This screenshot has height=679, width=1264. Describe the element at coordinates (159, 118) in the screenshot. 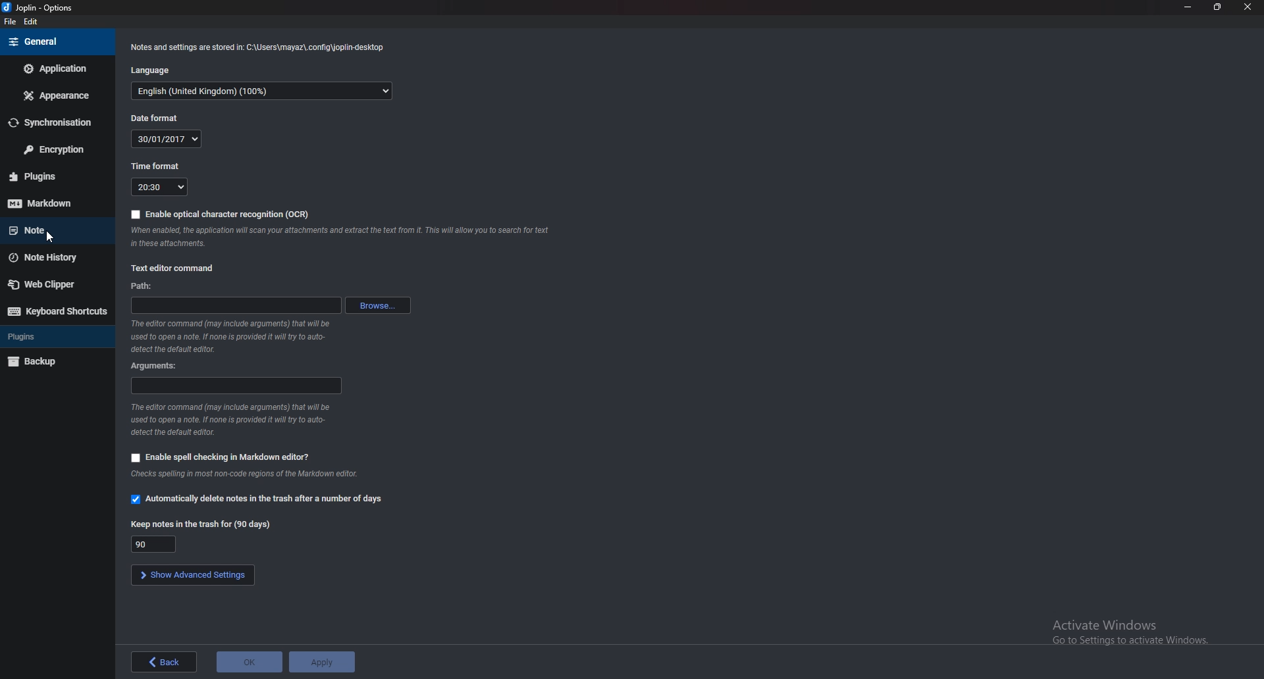

I see `Date format` at that location.